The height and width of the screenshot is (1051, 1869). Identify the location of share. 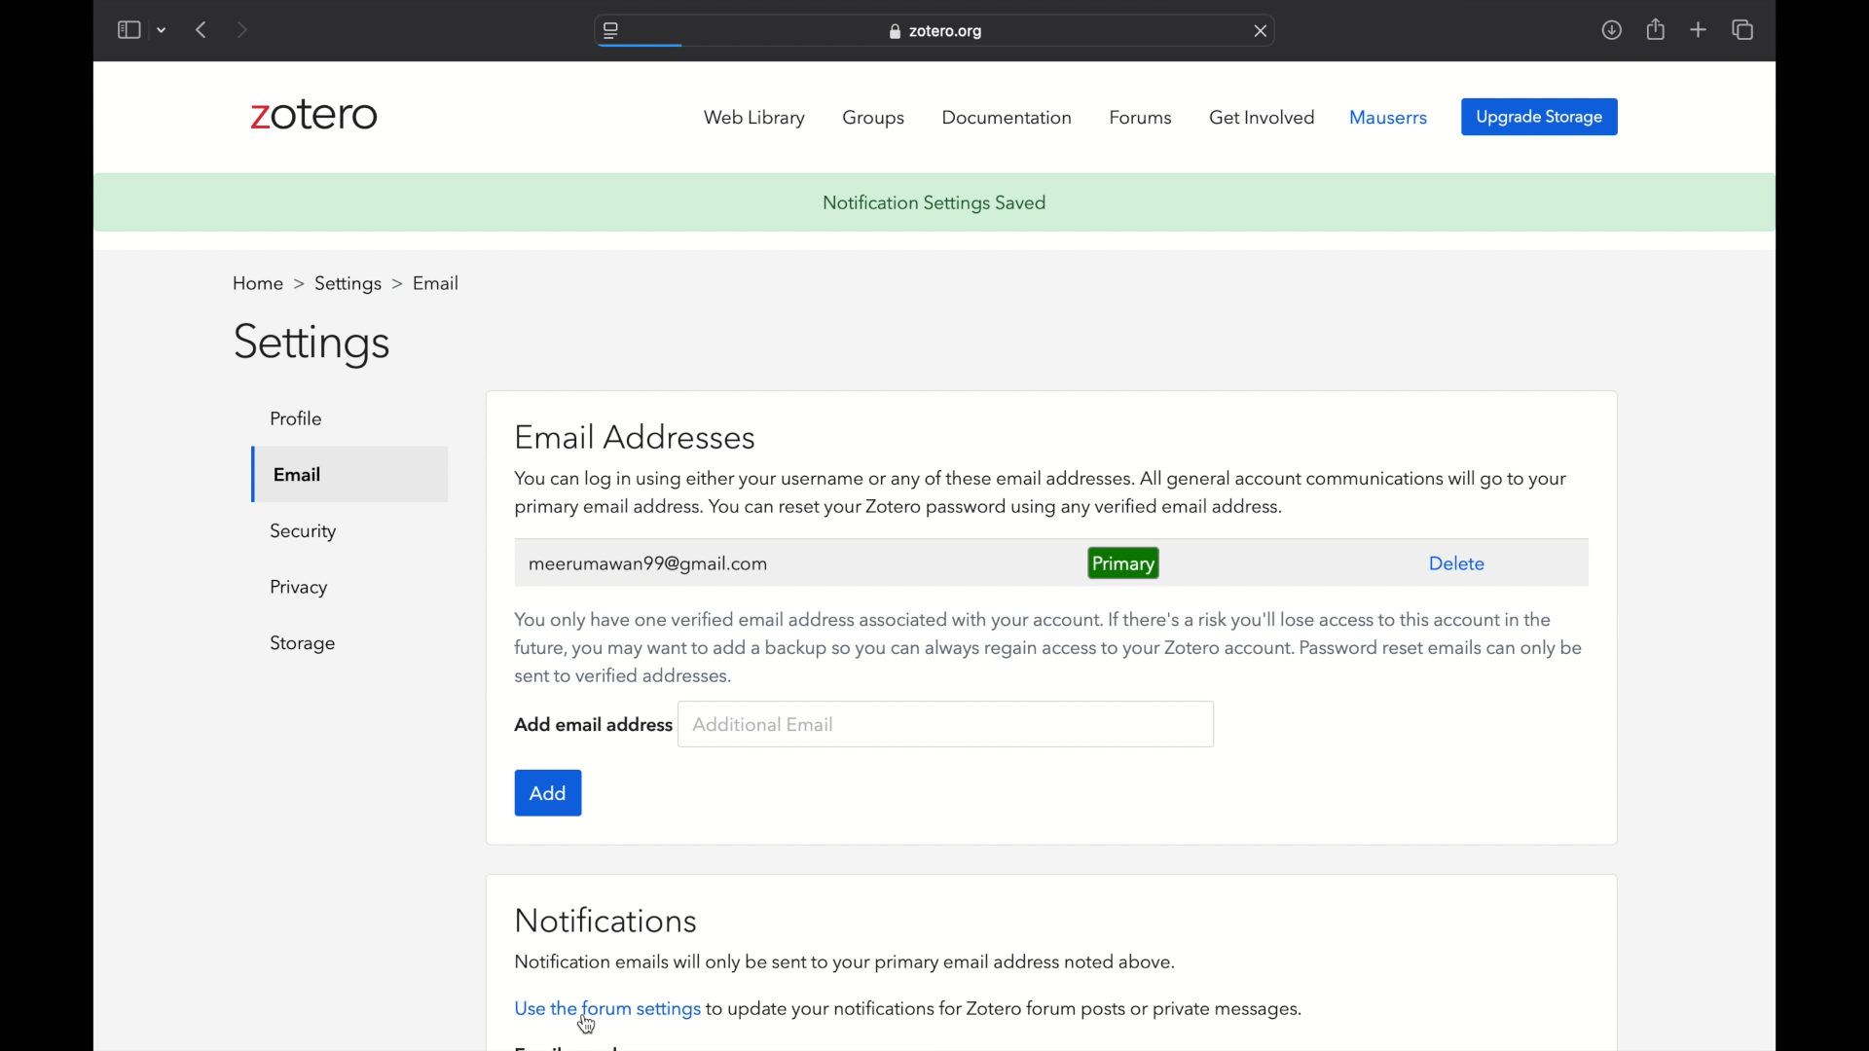
(1657, 30).